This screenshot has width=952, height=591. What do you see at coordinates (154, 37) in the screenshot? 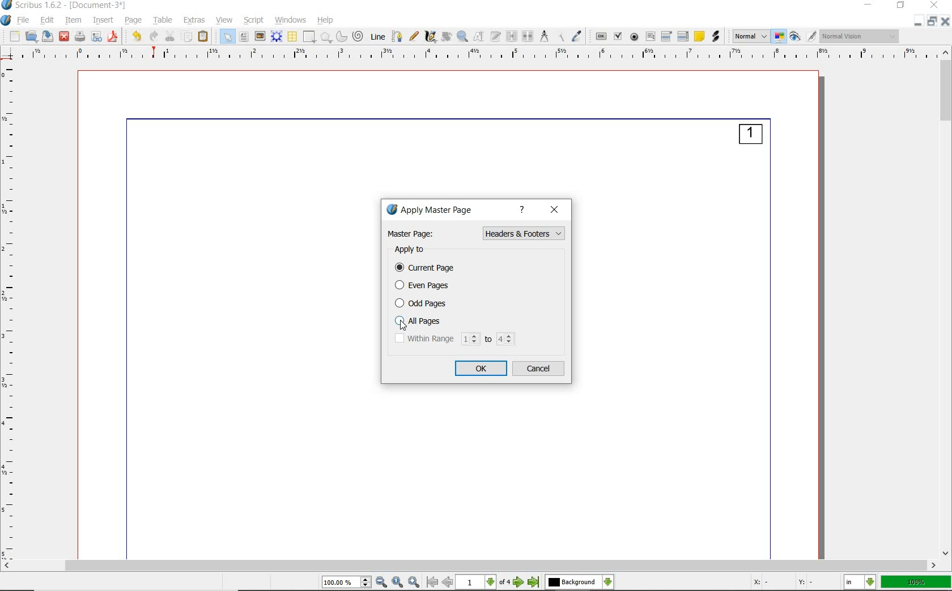
I see `redo` at bounding box center [154, 37].